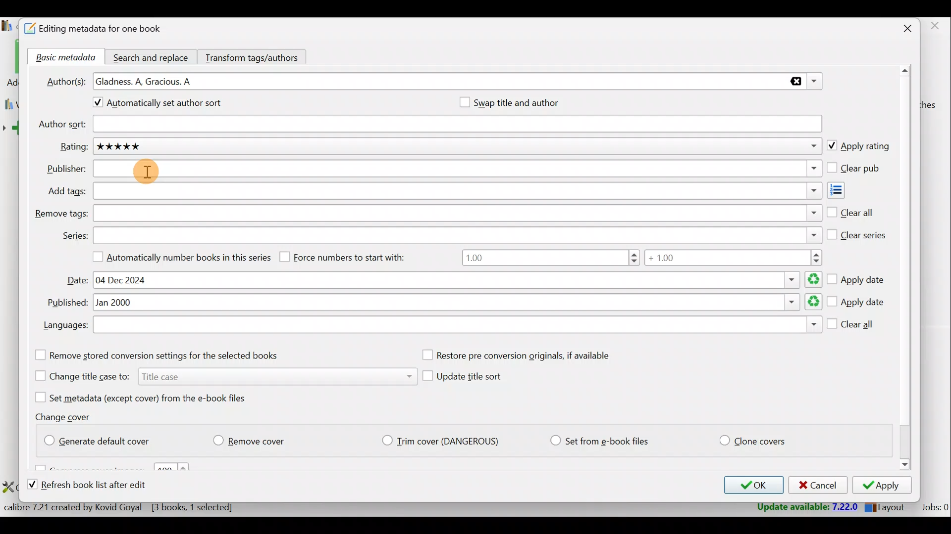  What do you see at coordinates (858, 276) in the screenshot?
I see `Apply date` at bounding box center [858, 276].